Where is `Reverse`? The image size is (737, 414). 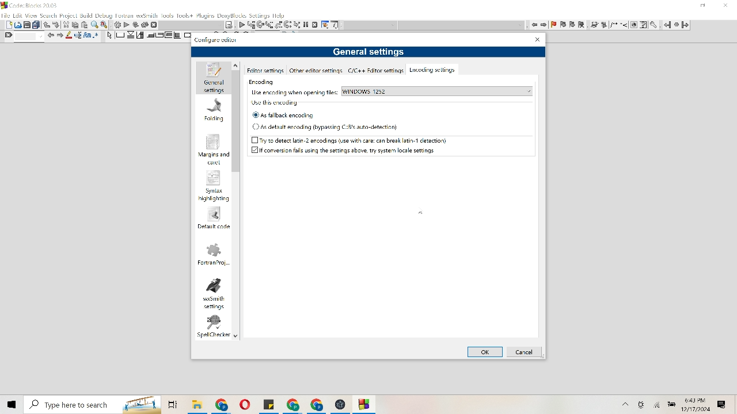 Reverse is located at coordinates (140, 25).